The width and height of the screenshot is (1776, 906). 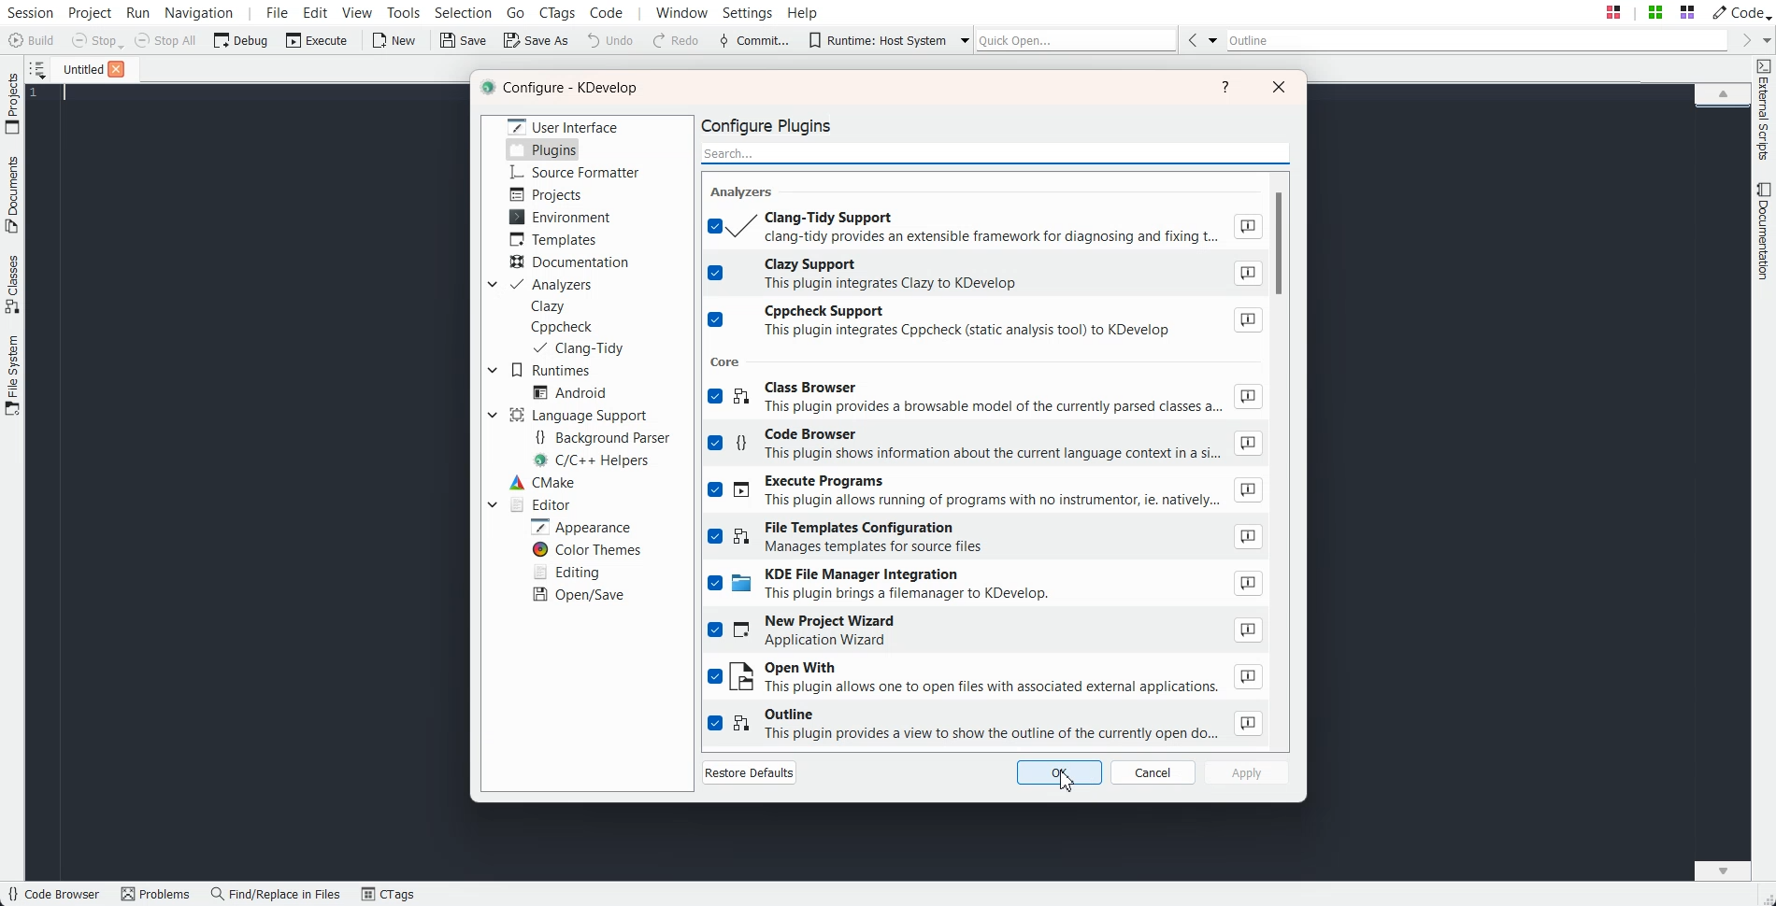 I want to click on Build, so click(x=34, y=42).